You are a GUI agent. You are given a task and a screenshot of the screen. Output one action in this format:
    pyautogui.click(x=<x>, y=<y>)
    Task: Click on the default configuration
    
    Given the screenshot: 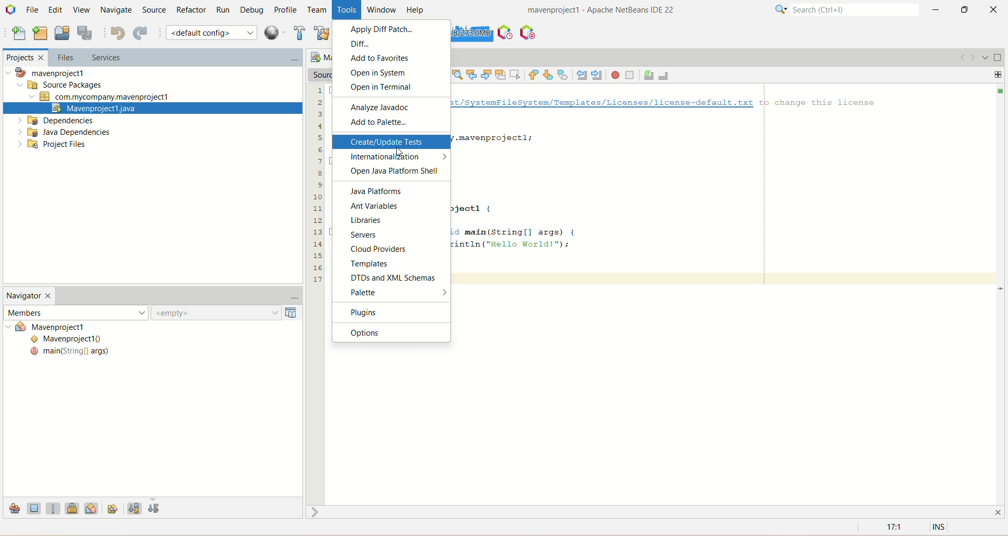 What is the action you would take?
    pyautogui.click(x=212, y=32)
    